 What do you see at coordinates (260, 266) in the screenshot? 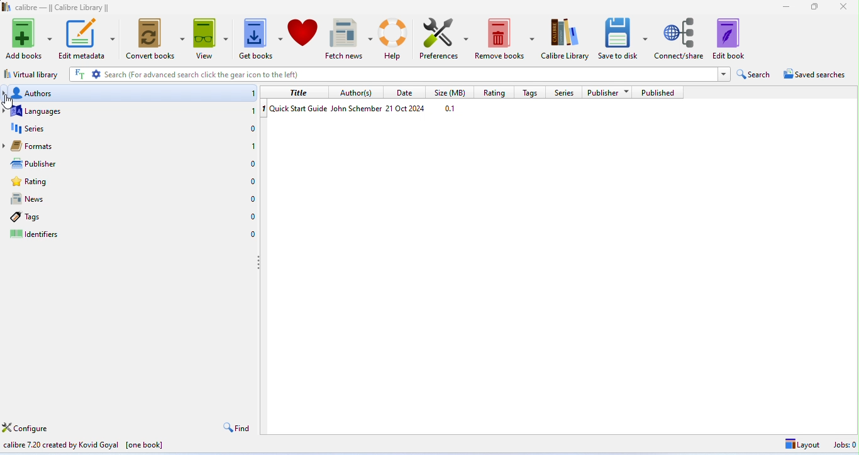
I see `drag to move left panel` at bounding box center [260, 266].